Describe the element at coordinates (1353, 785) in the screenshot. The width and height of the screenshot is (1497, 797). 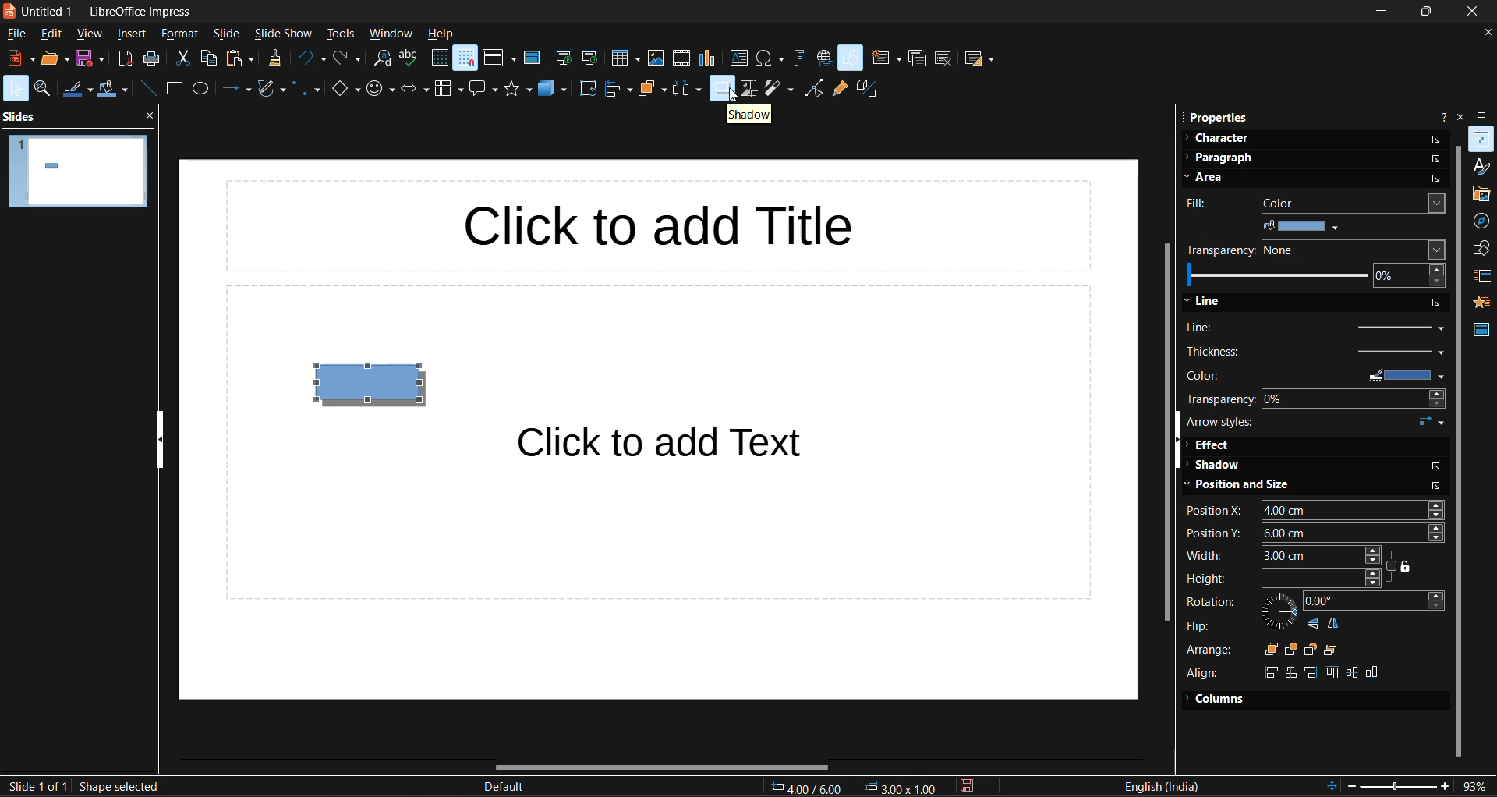
I see `zoom out` at that location.